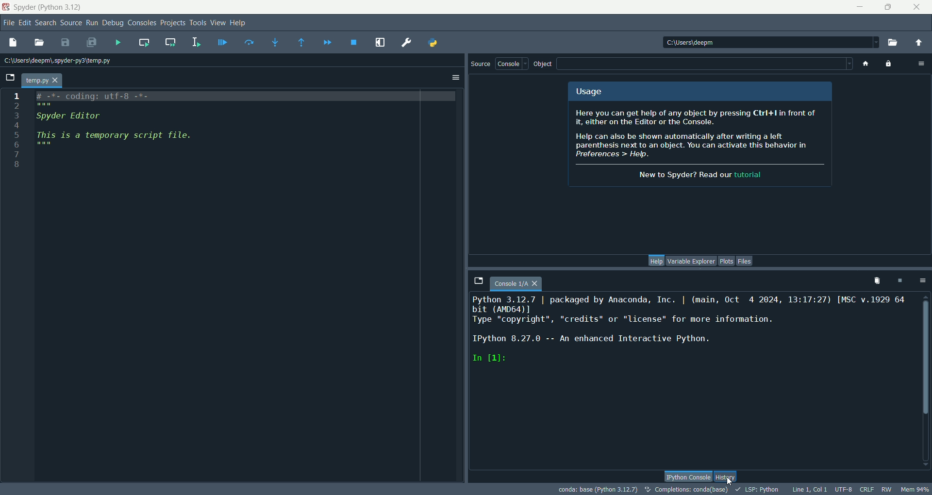 Image resolution: width=932 pixels, height=495 pixels. What do you see at coordinates (592, 91) in the screenshot?
I see `usage` at bounding box center [592, 91].